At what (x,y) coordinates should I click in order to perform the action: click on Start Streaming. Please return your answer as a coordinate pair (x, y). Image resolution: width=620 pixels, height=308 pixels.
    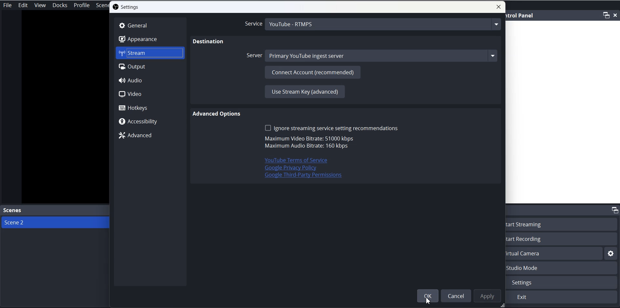
    Looking at the image, I should click on (563, 224).